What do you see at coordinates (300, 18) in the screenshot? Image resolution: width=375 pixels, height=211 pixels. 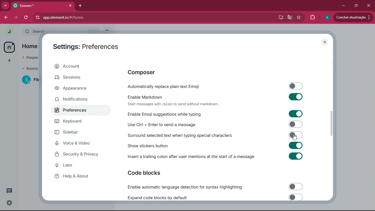 I see `favourite` at bounding box center [300, 18].